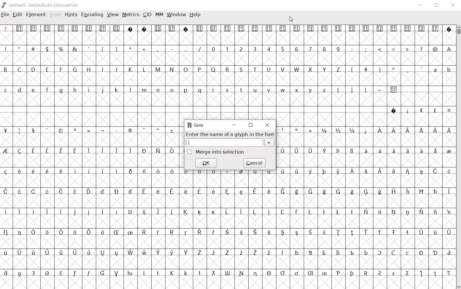 This screenshot has width=461, height=289. I want to click on D, so click(33, 69).